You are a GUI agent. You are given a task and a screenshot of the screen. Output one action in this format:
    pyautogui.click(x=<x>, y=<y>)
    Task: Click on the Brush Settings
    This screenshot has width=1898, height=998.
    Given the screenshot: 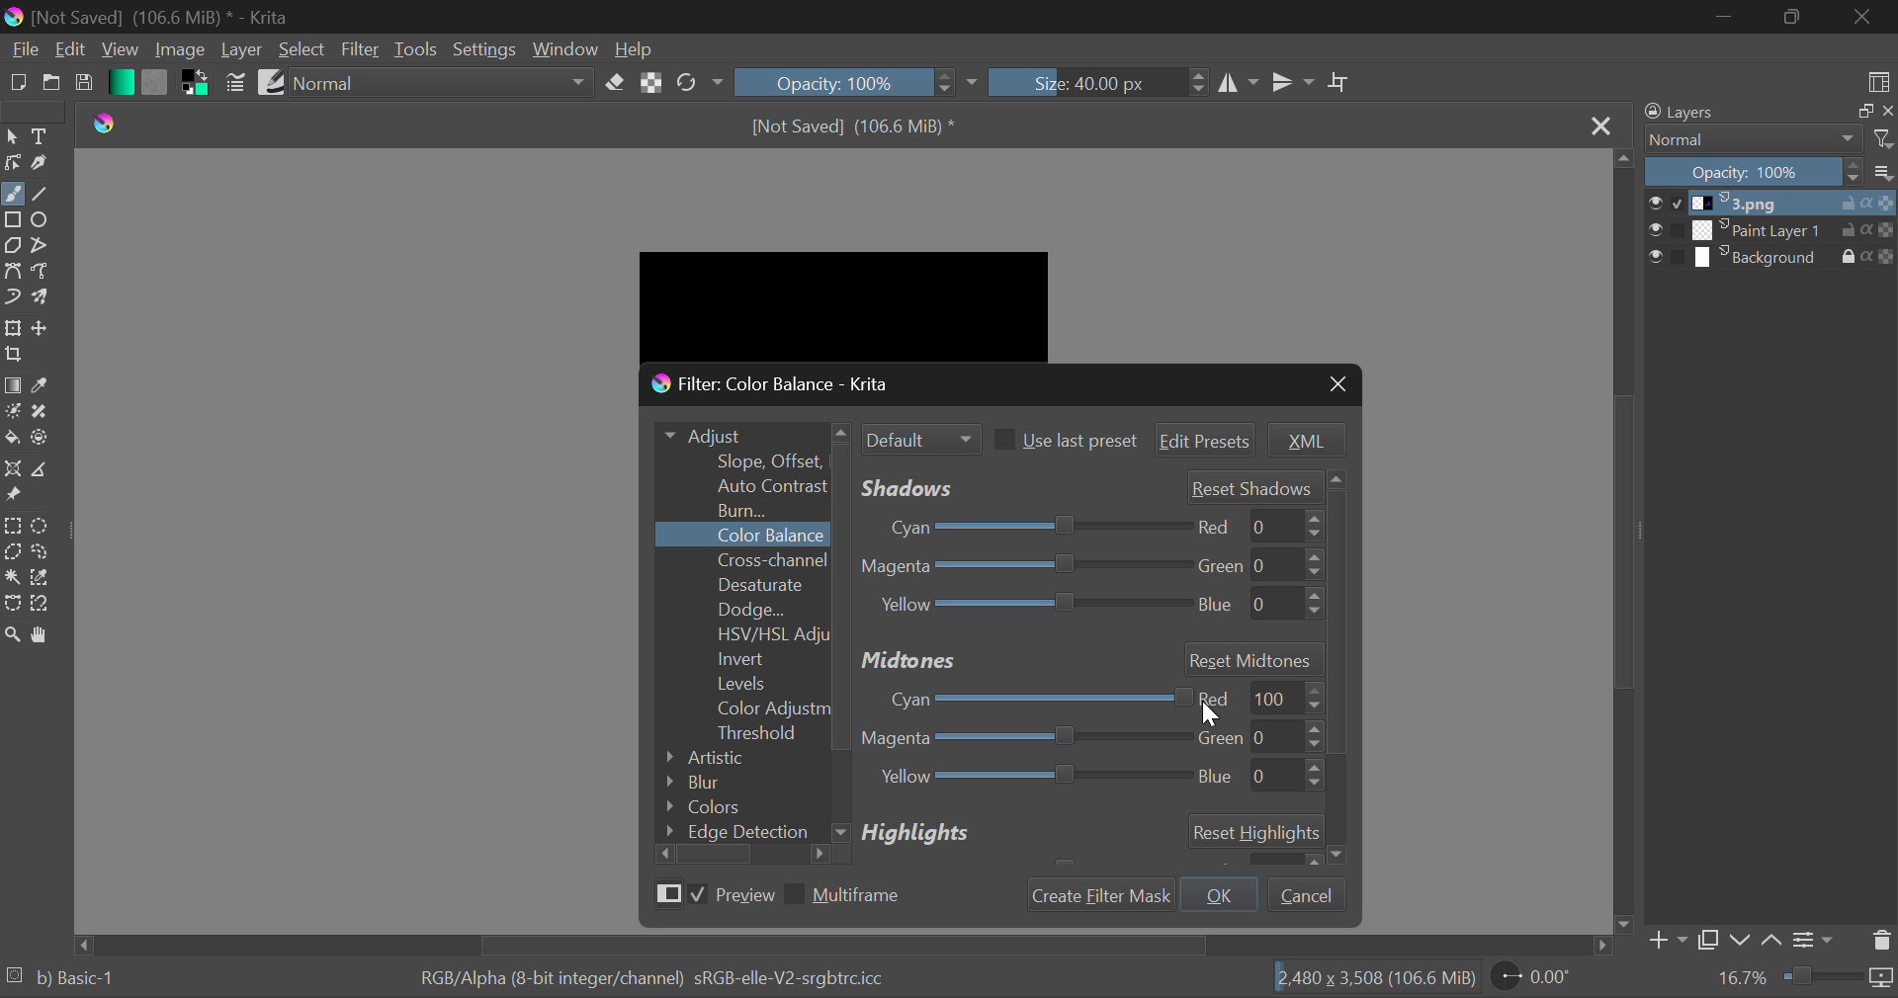 What is the action you would take?
    pyautogui.click(x=236, y=82)
    